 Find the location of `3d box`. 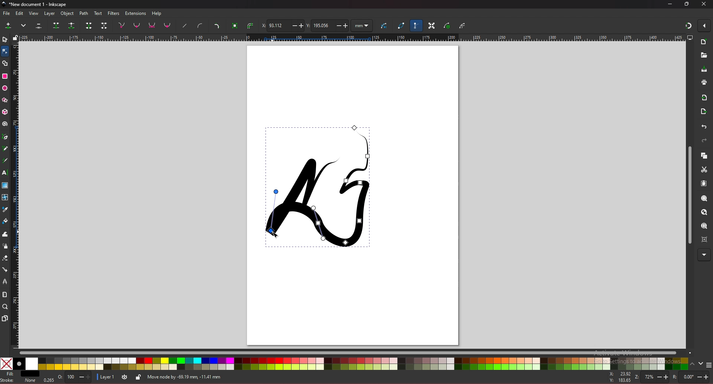

3d box is located at coordinates (5, 112).